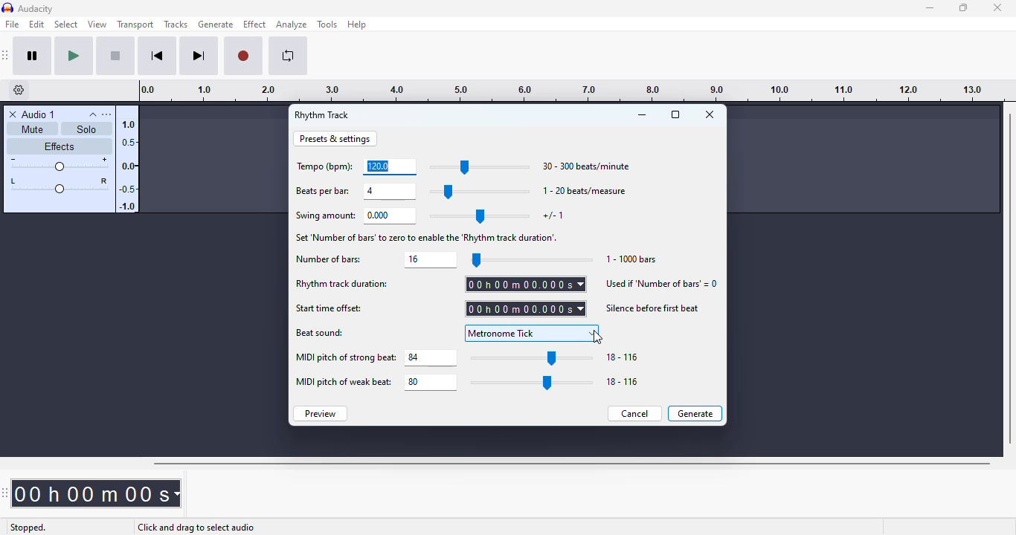 The image size is (1016, 535). I want to click on horizontal scroll bar, so click(571, 464).